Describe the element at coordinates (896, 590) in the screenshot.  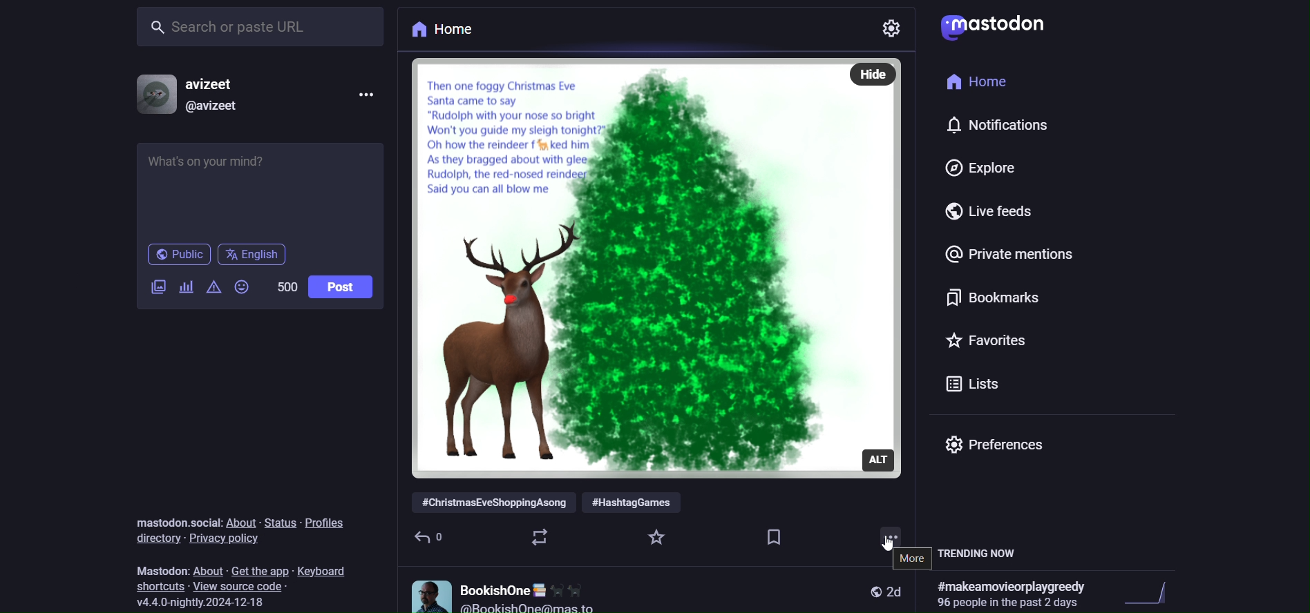
I see `2d` at that location.